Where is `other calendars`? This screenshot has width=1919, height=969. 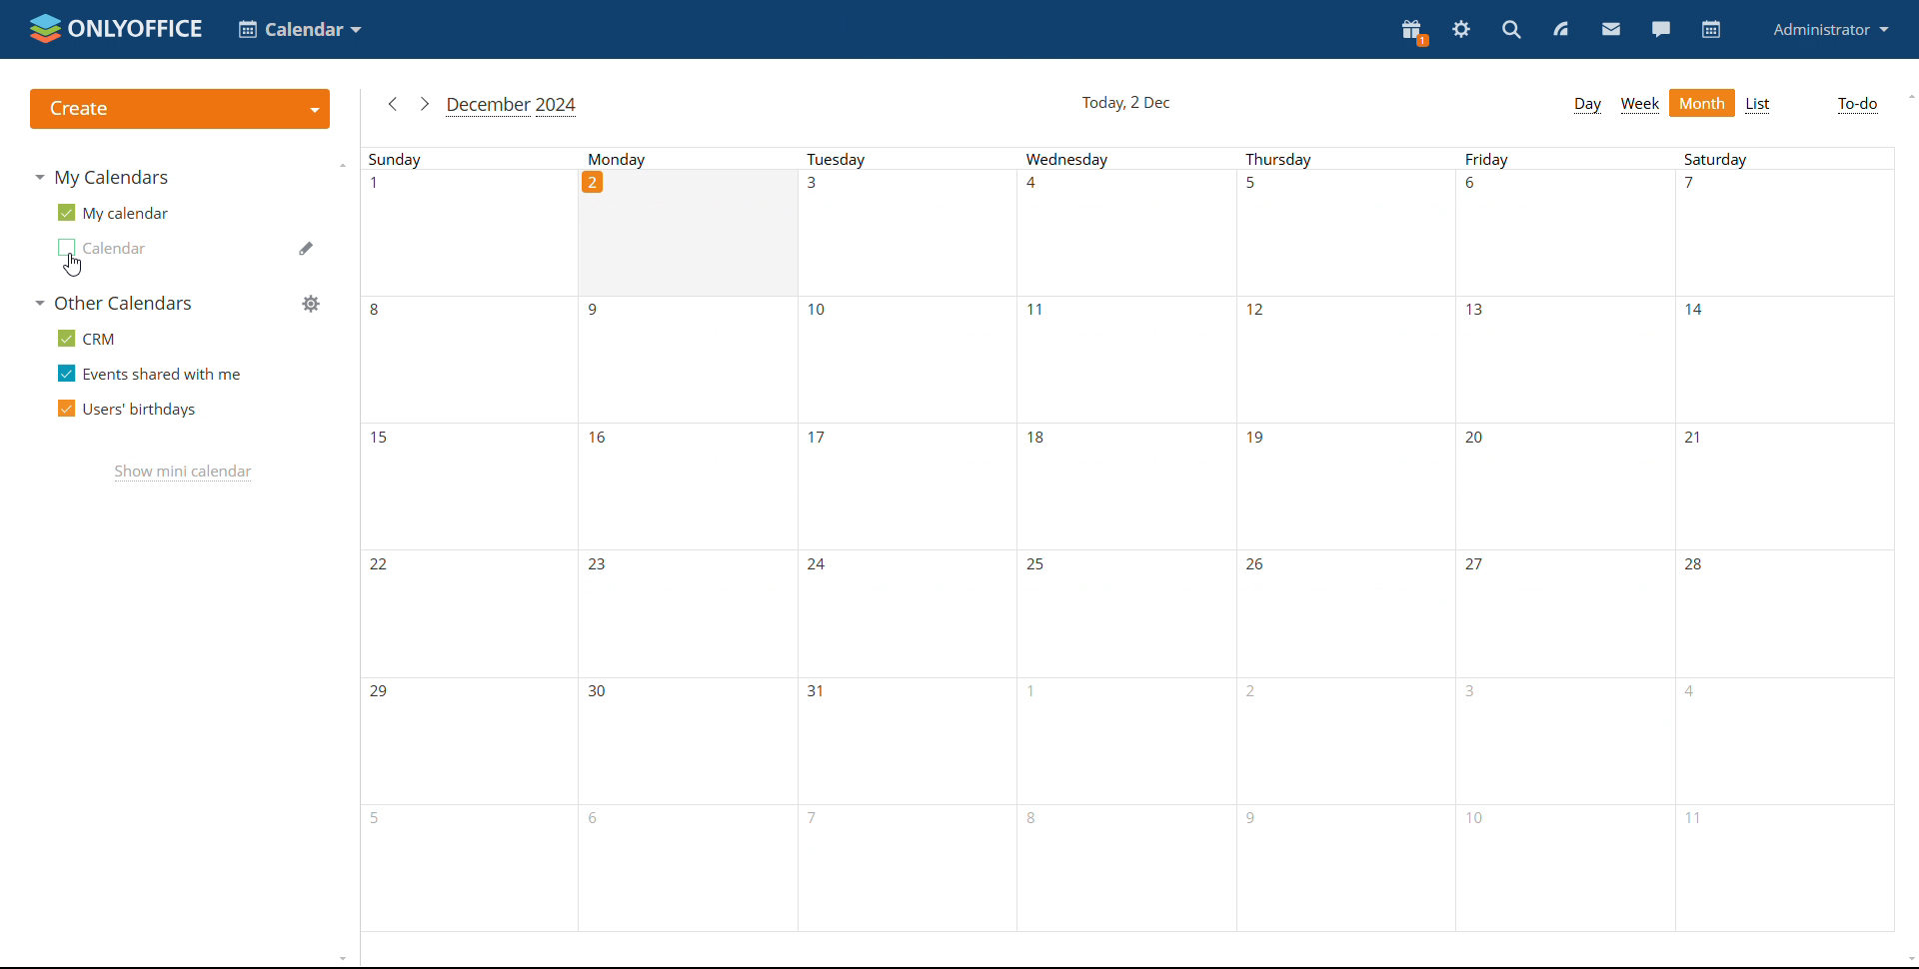
other calendars is located at coordinates (111, 304).